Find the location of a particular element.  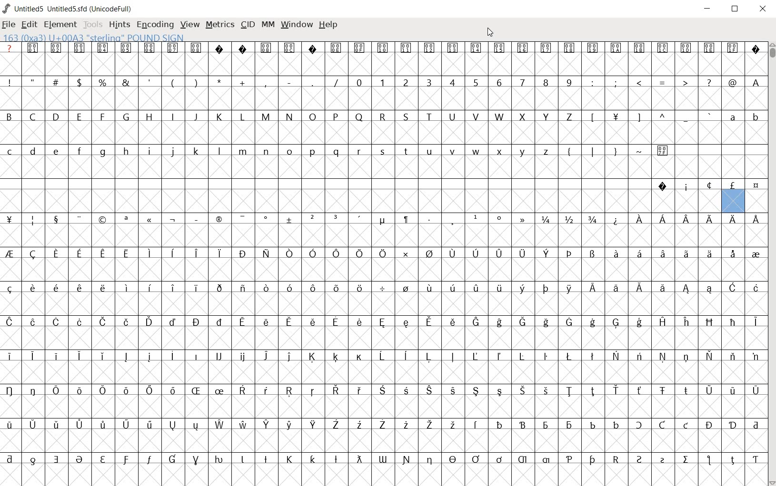

Symbol is located at coordinates (594, 48).